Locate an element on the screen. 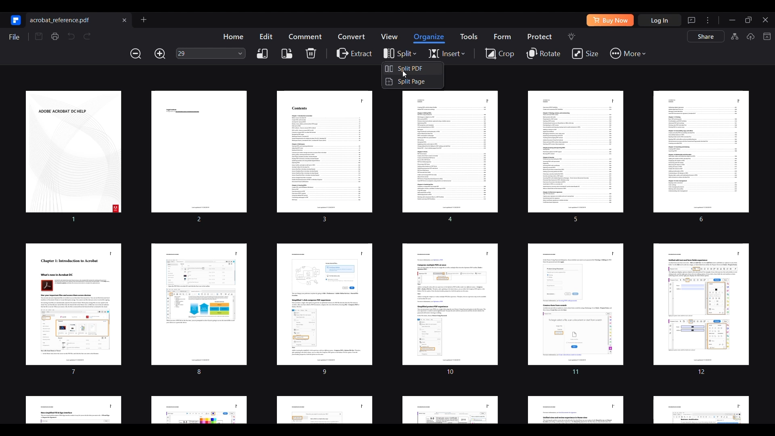 This screenshot has width=775, height=436. Save is located at coordinates (39, 36).